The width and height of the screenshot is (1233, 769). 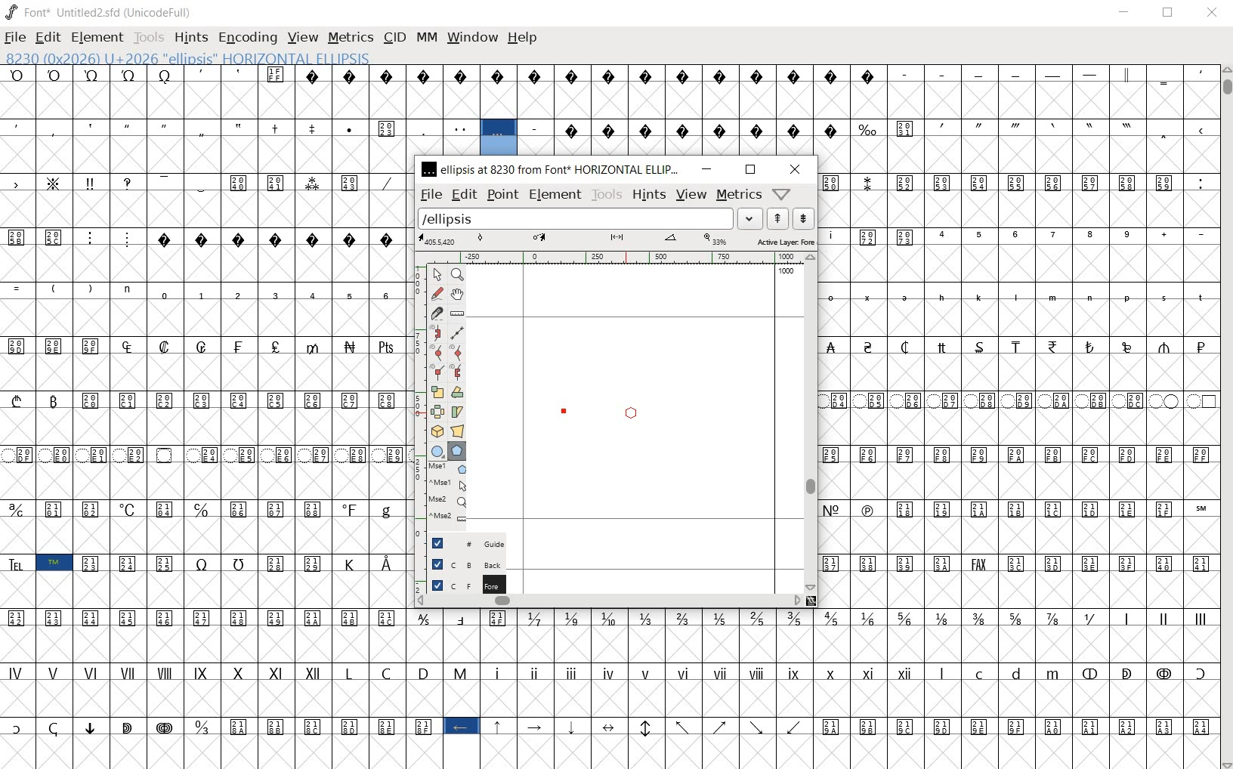 I want to click on RESTORE, so click(x=1168, y=13).